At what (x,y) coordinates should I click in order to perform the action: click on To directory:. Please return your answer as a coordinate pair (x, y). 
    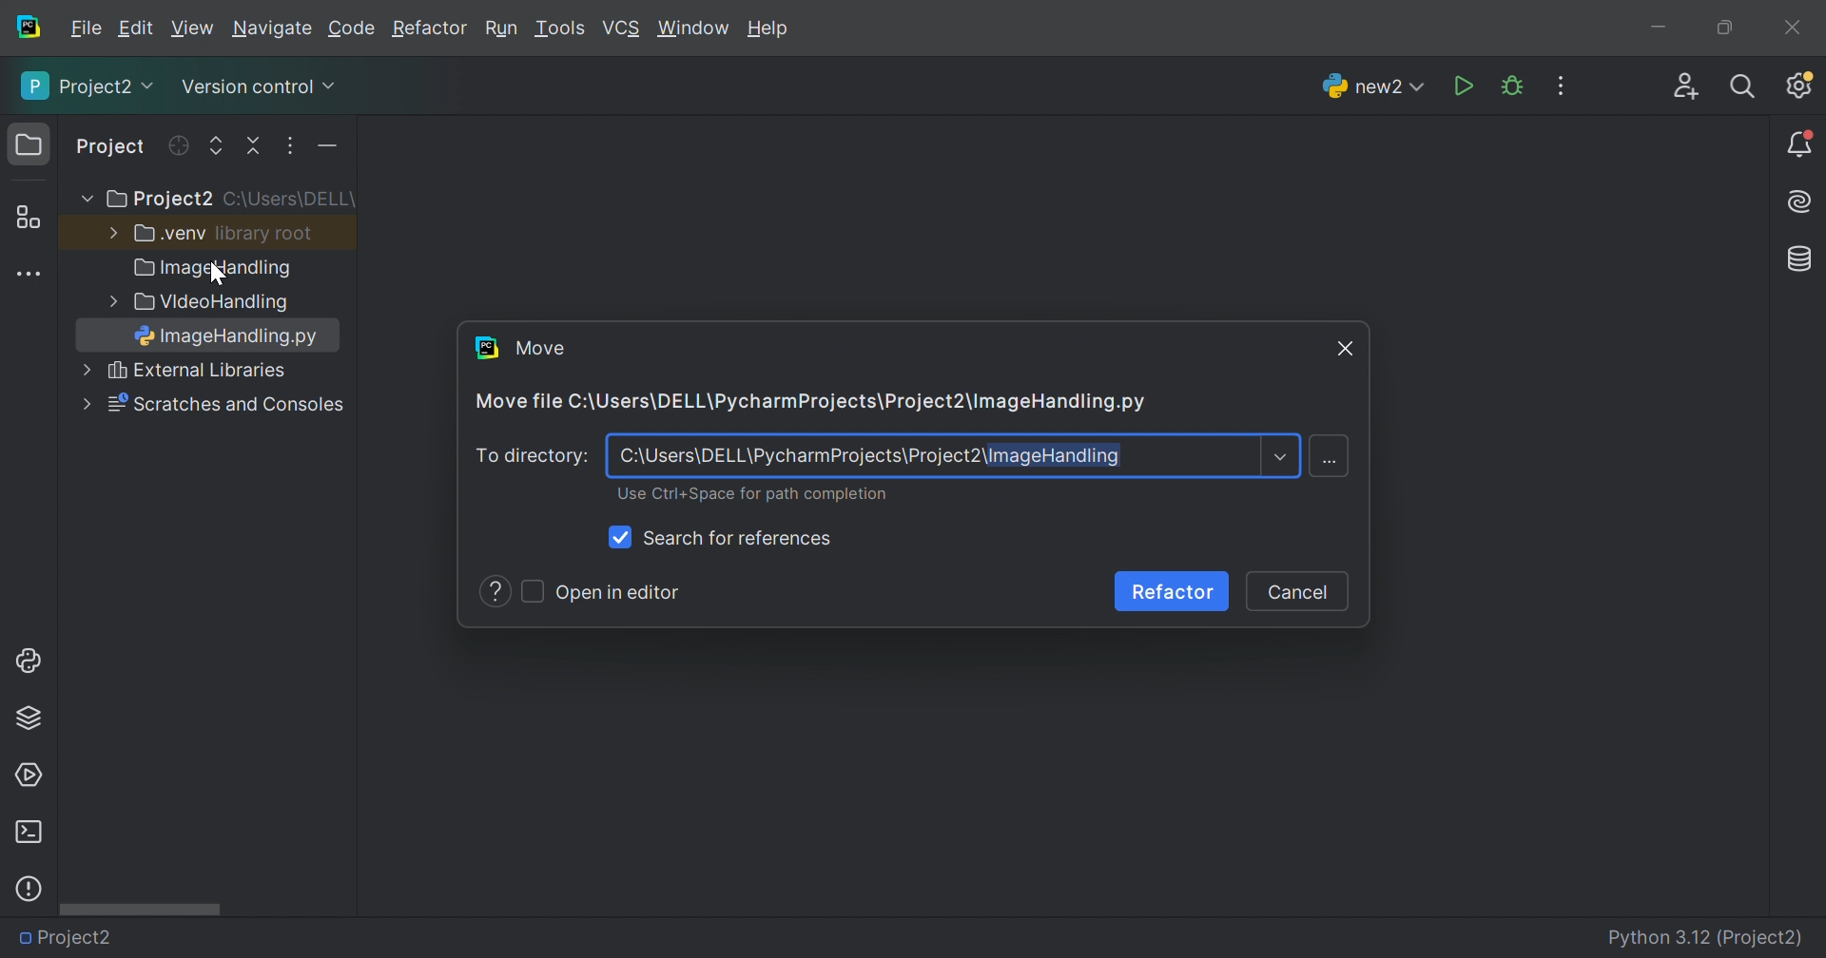
    Looking at the image, I should click on (531, 456).